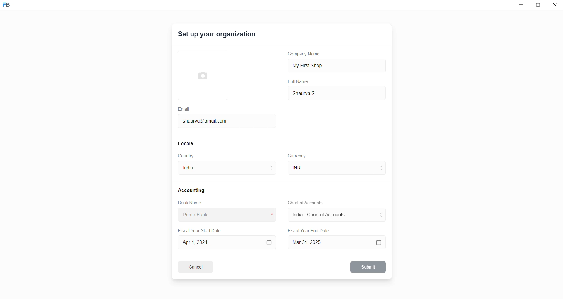 This screenshot has height=299, width=563. Describe the element at coordinates (383, 165) in the screenshot. I see `move to above curreny` at that location.